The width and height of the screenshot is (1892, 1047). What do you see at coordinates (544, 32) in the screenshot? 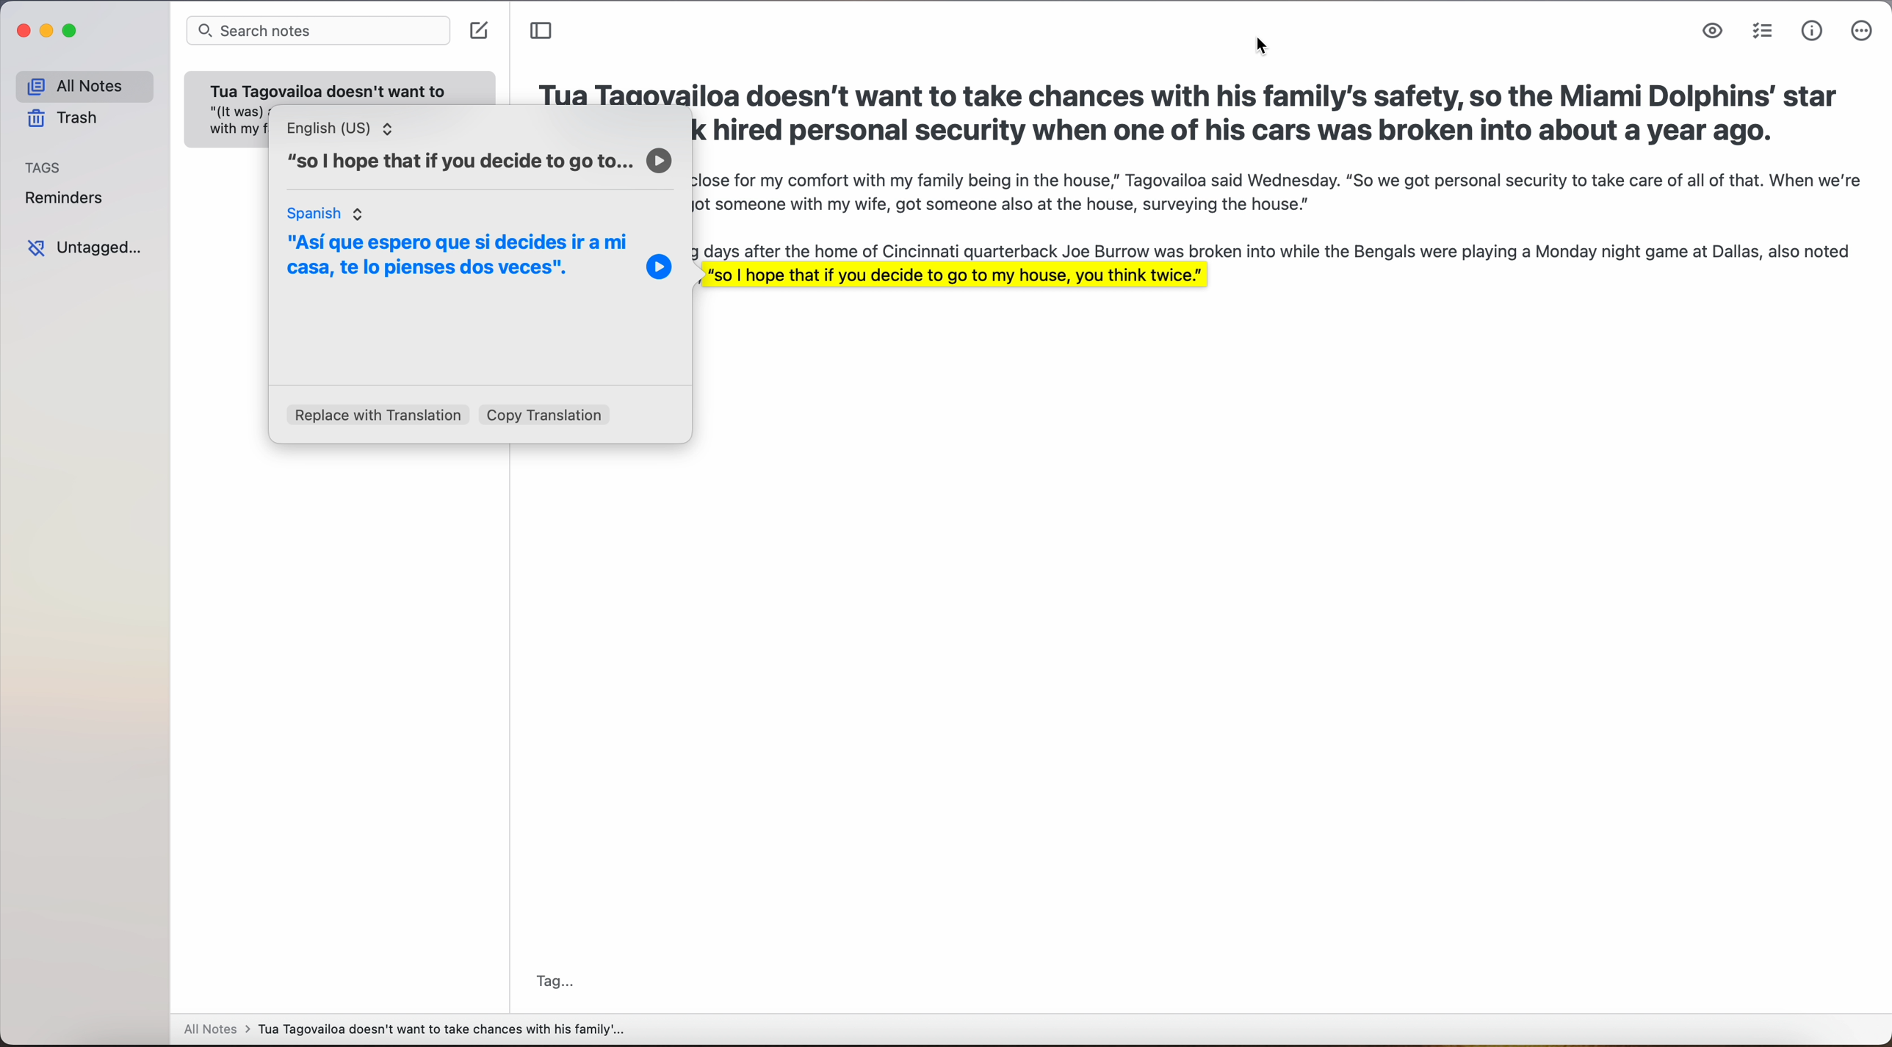
I see `toggle sidebar` at bounding box center [544, 32].